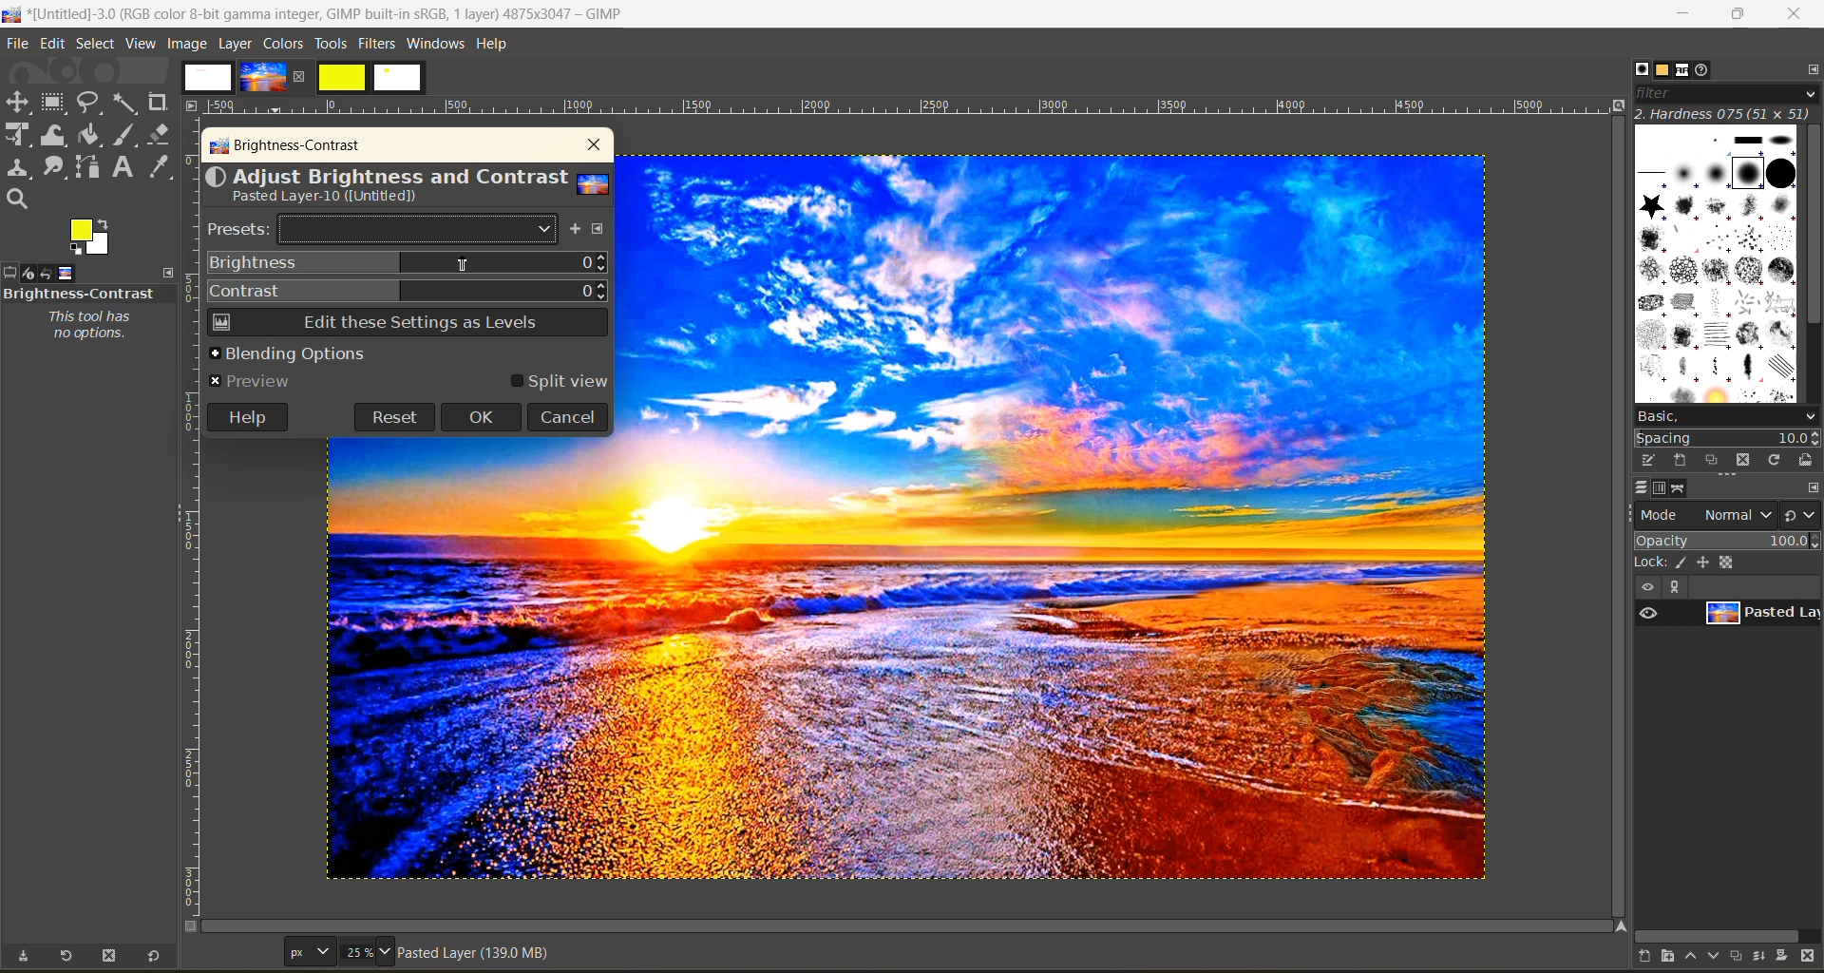 The height and width of the screenshot is (973, 1824). Describe the element at coordinates (1716, 957) in the screenshot. I see `lower this layer` at that location.